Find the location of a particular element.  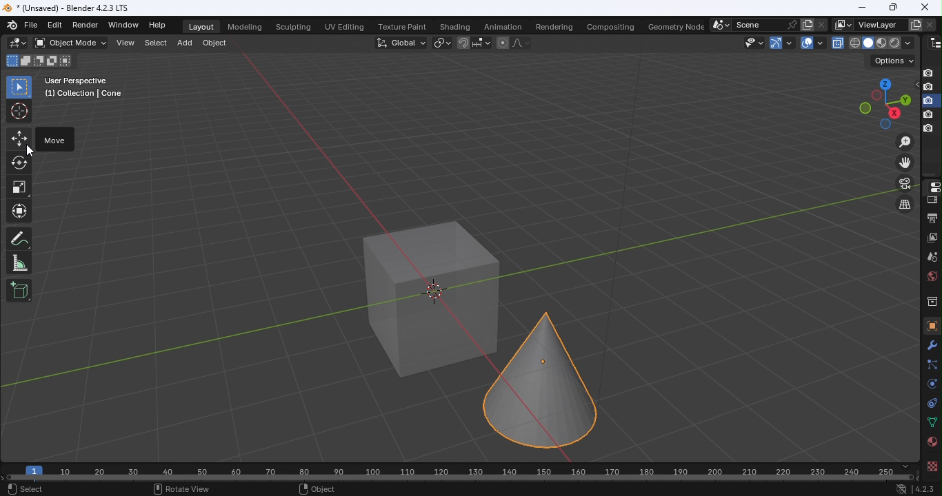

Browse scene to be linked is located at coordinates (719, 23).